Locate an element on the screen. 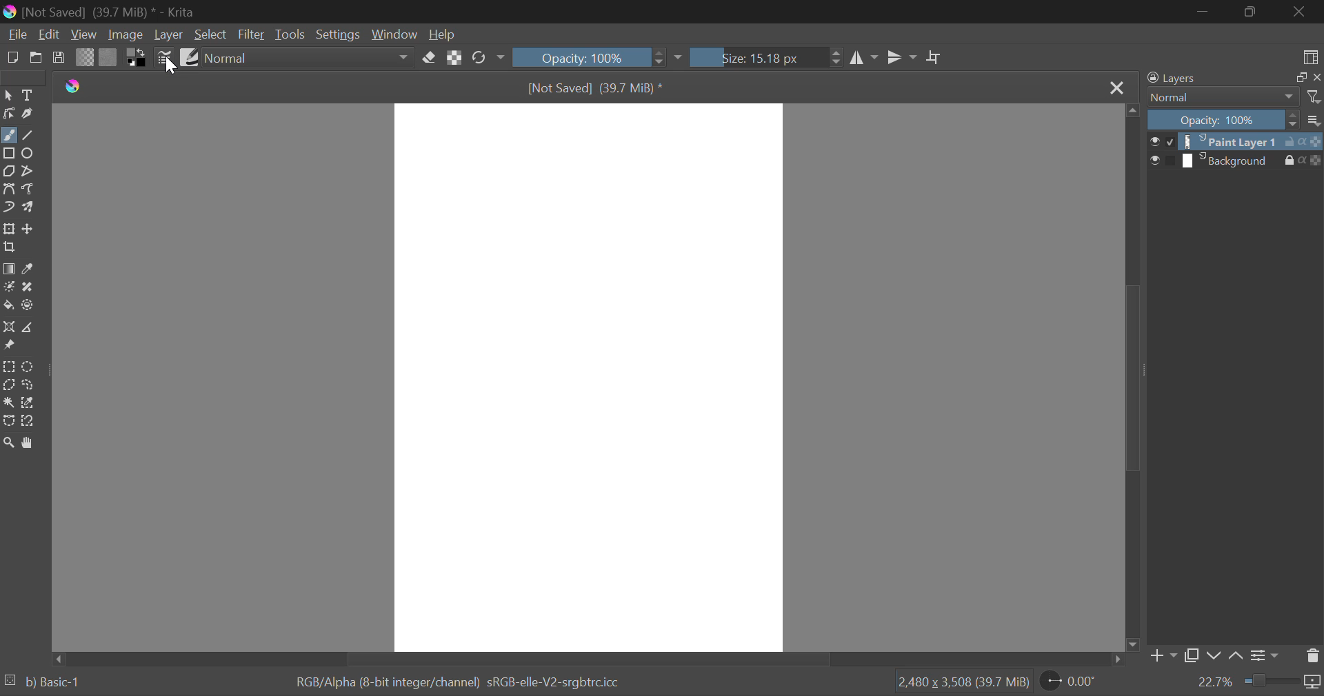  Normal is located at coordinates (1233, 98).